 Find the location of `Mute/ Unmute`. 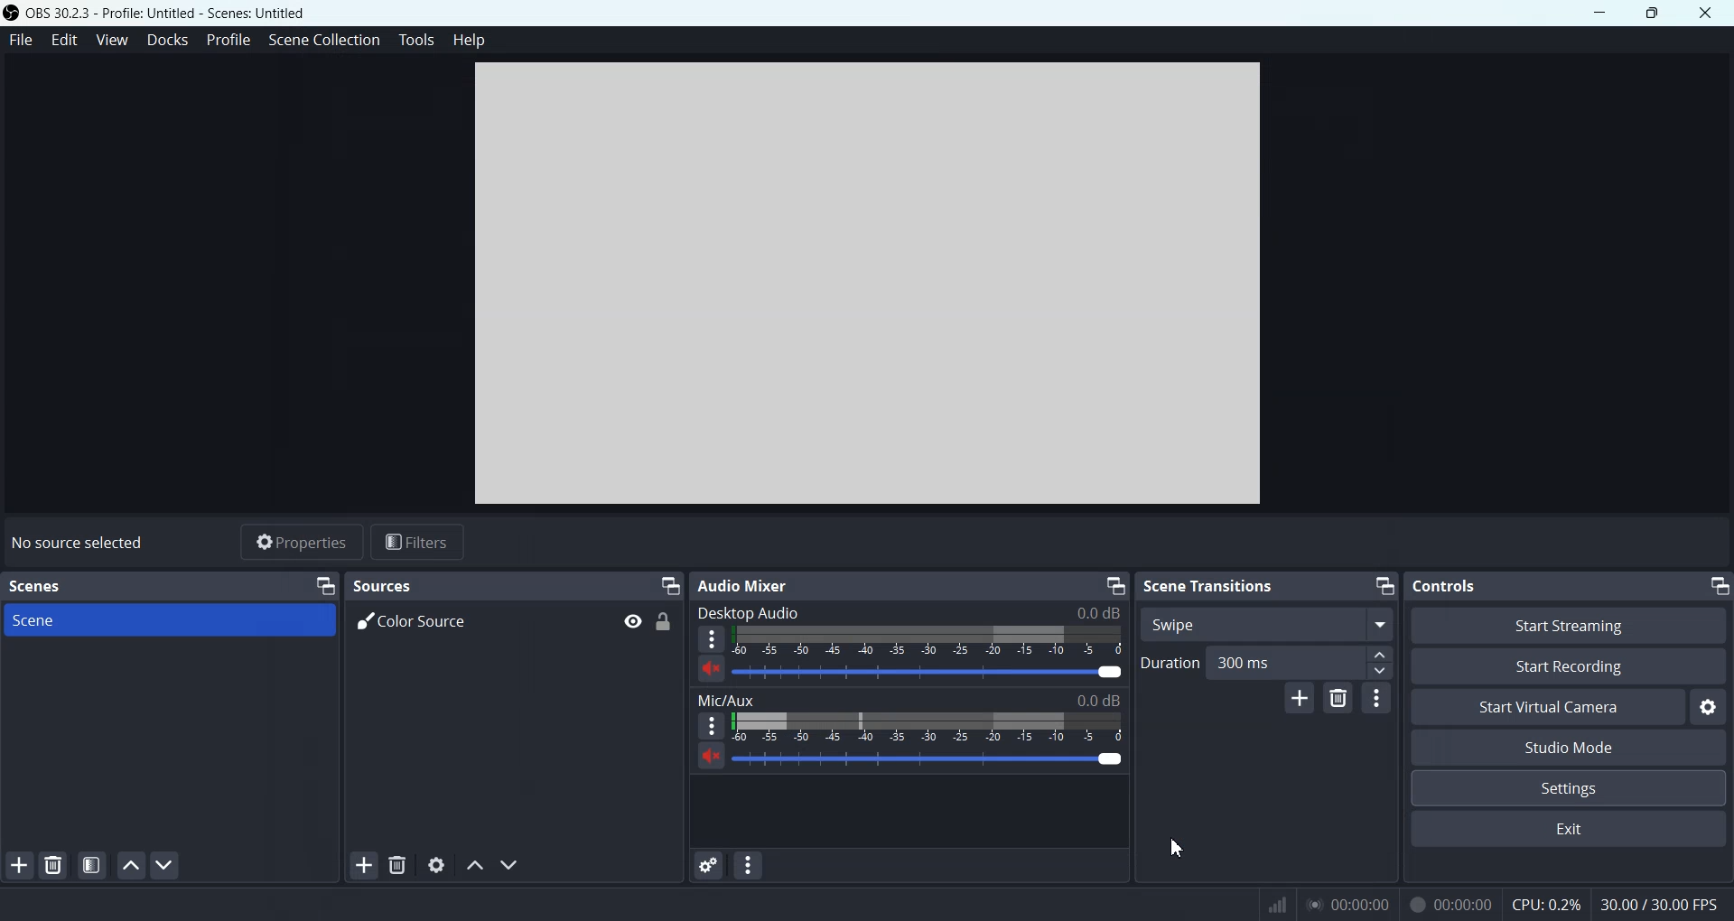

Mute/ Unmute is located at coordinates (711, 755).